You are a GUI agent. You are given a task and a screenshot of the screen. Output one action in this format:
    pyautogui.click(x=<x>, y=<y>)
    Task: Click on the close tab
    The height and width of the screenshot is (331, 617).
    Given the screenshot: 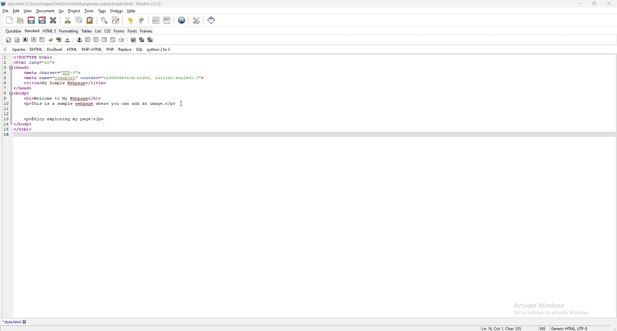 What is the action you would take?
    pyautogui.click(x=26, y=322)
    